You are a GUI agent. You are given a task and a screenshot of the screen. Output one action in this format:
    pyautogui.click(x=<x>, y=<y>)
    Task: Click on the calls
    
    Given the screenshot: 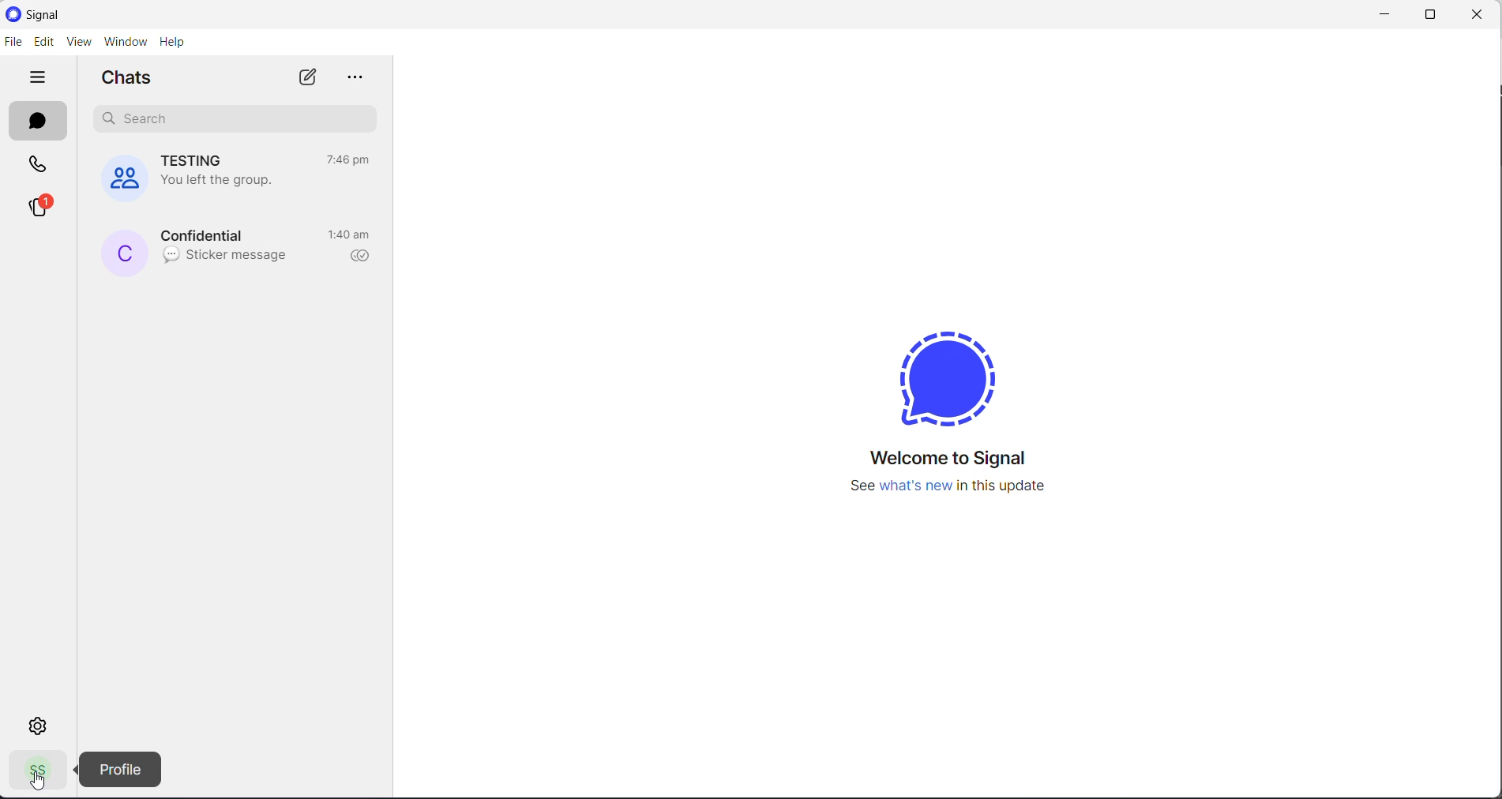 What is the action you would take?
    pyautogui.click(x=39, y=168)
    